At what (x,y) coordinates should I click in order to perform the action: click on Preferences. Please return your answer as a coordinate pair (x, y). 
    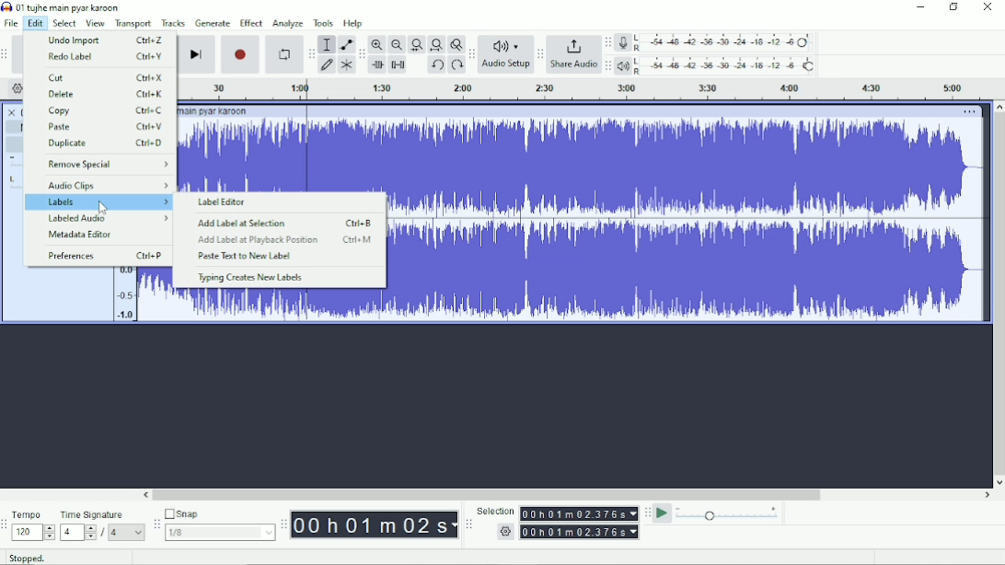
    Looking at the image, I should click on (104, 256).